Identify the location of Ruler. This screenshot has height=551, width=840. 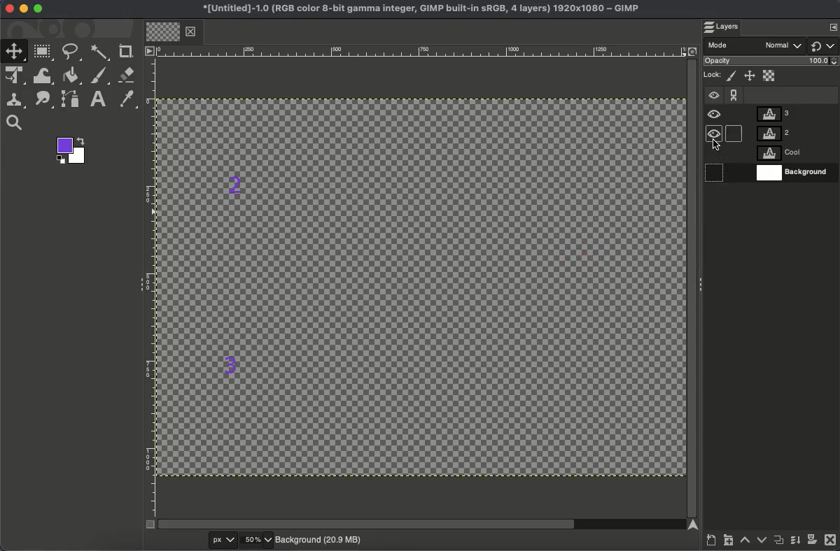
(421, 51).